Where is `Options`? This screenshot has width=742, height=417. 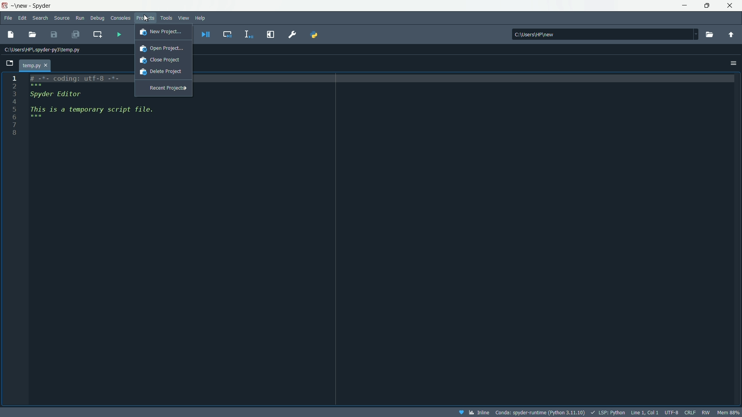 Options is located at coordinates (731, 61).